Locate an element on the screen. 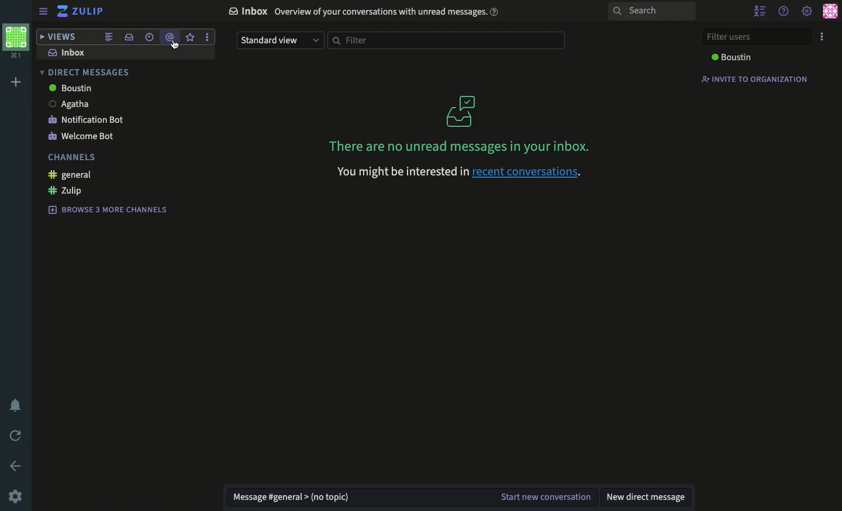 The image size is (842, 511). recent conversations is located at coordinates (529, 172).